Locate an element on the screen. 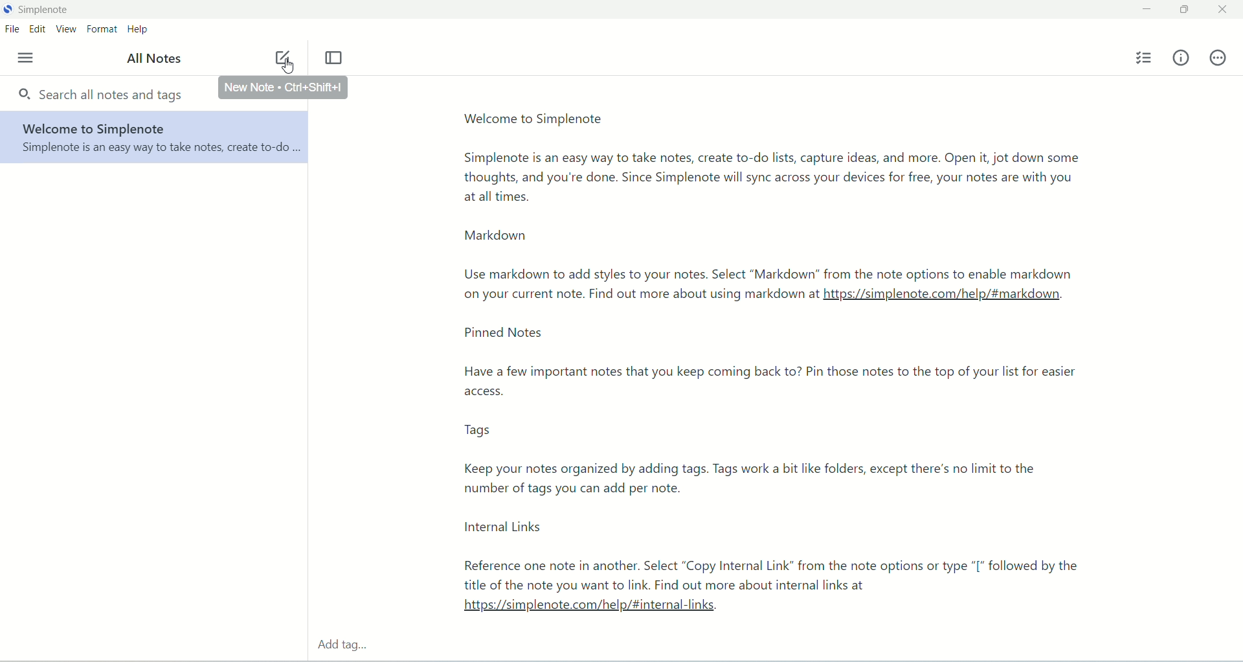 The height and width of the screenshot is (662, 1243). add tag is located at coordinates (348, 641).